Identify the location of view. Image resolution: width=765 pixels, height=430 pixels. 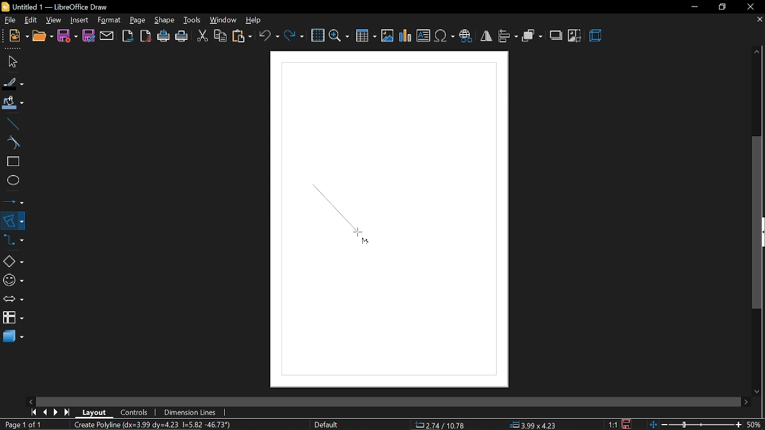
(54, 19).